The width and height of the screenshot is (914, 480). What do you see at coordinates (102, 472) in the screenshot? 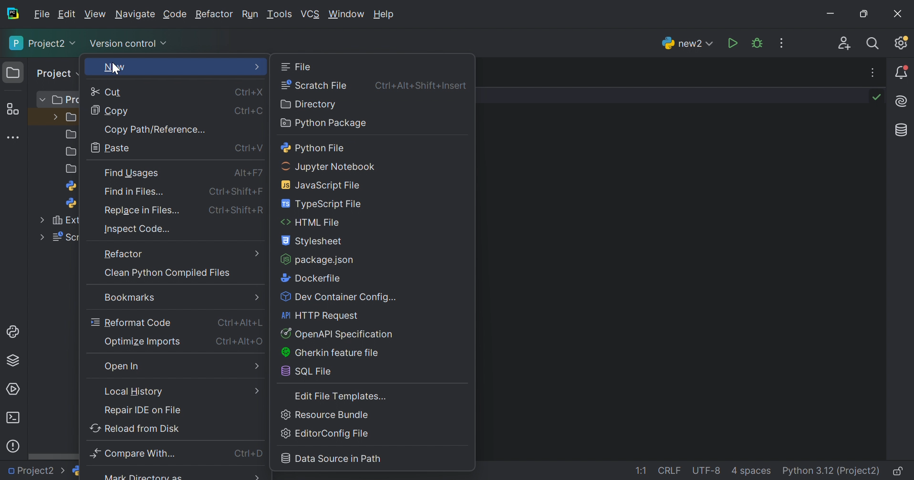
I see `new2.py` at bounding box center [102, 472].